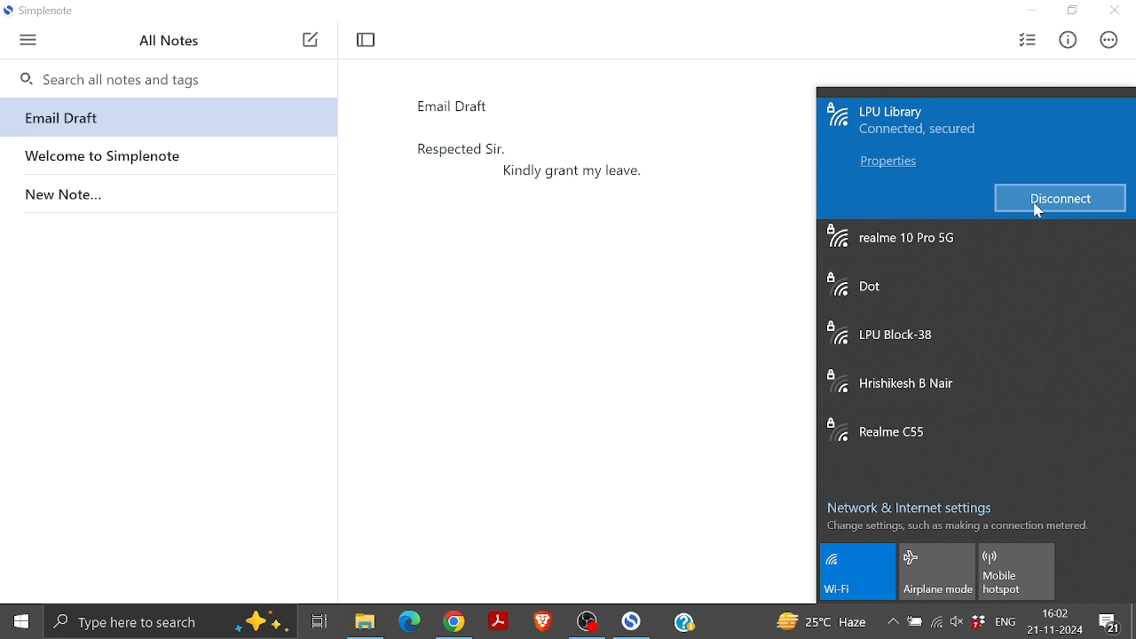  Describe the element at coordinates (310, 41) in the screenshot. I see `Add note` at that location.